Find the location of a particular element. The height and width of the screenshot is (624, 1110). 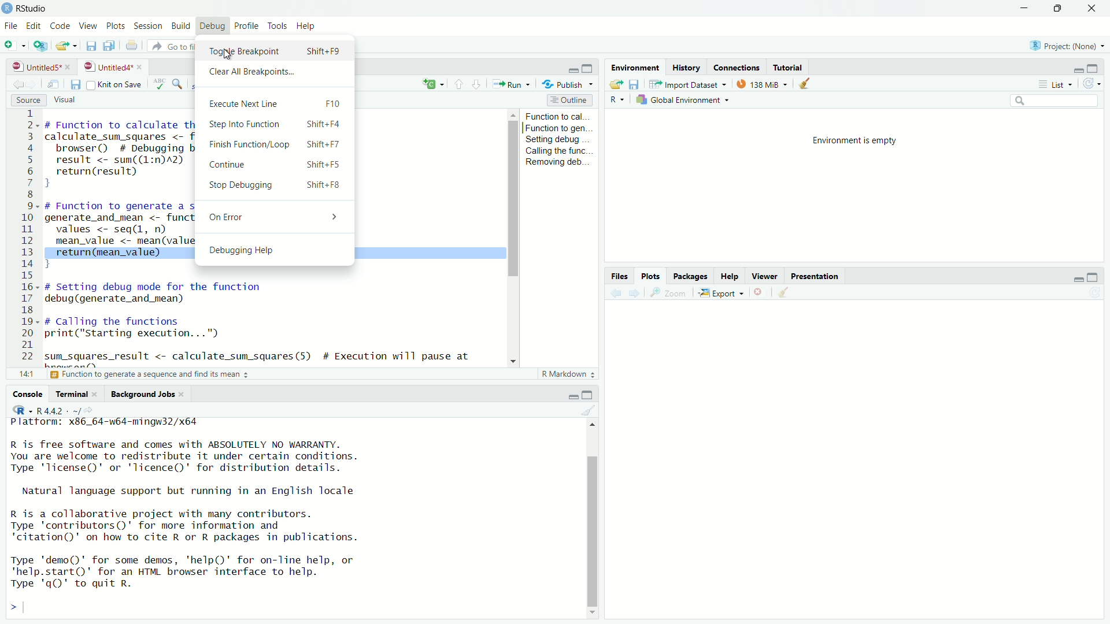

save current document is located at coordinates (90, 46).